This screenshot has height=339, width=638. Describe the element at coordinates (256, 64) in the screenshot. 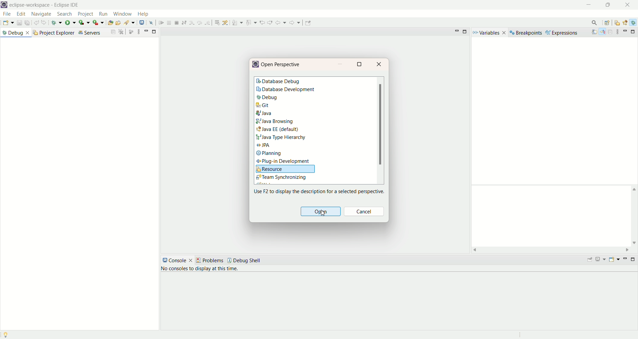

I see `logo` at that location.